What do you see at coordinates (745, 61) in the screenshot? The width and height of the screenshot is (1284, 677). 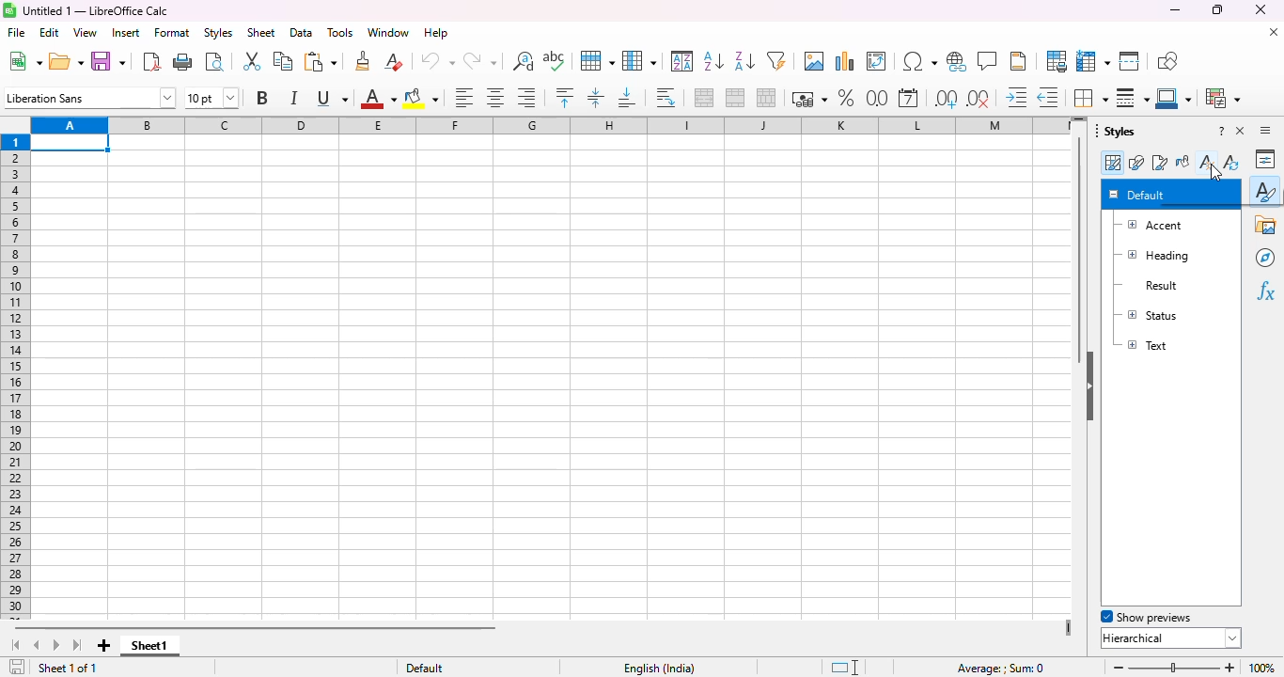 I see `sort descending` at bounding box center [745, 61].